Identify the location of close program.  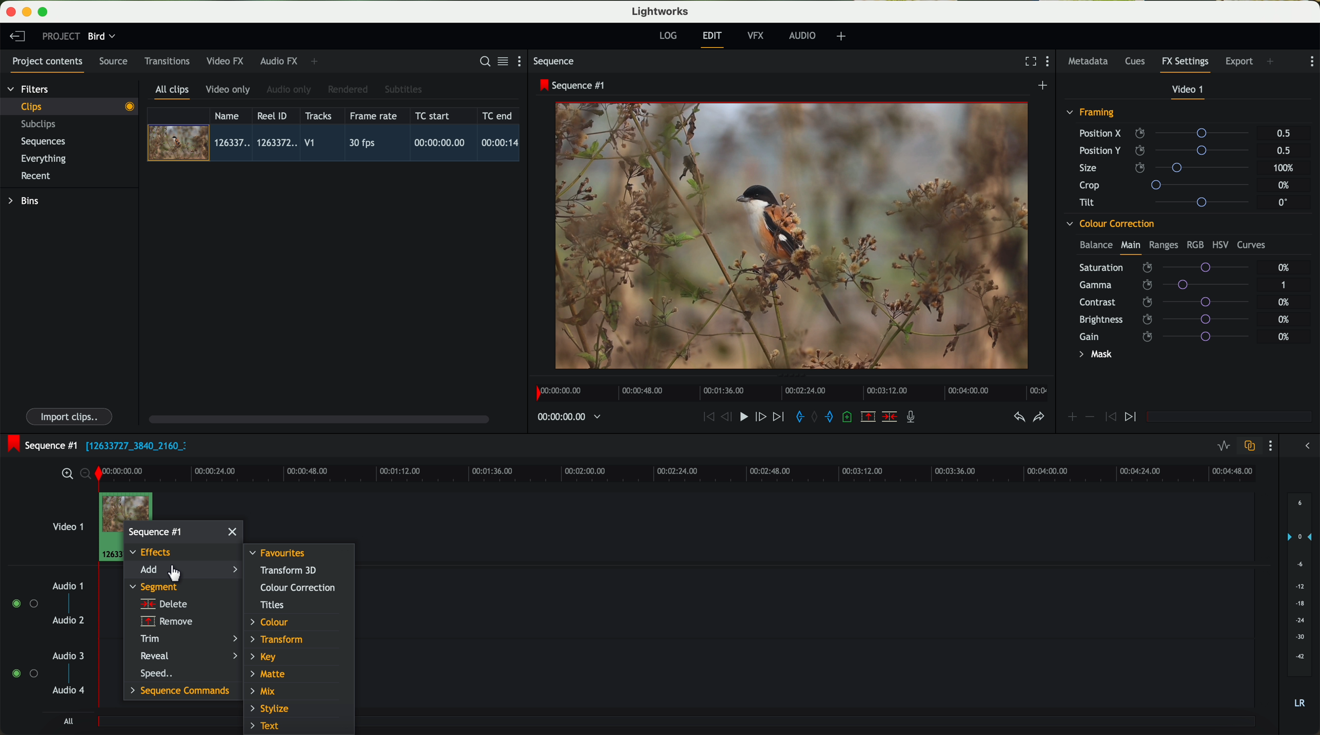
(11, 12).